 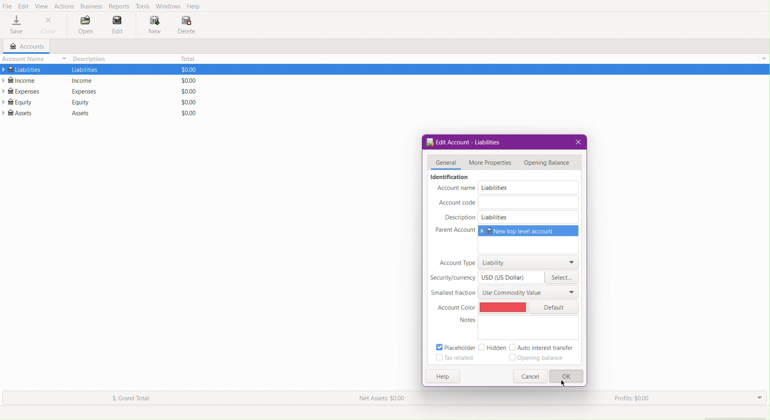 What do you see at coordinates (23, 5) in the screenshot?
I see `Edit` at bounding box center [23, 5].